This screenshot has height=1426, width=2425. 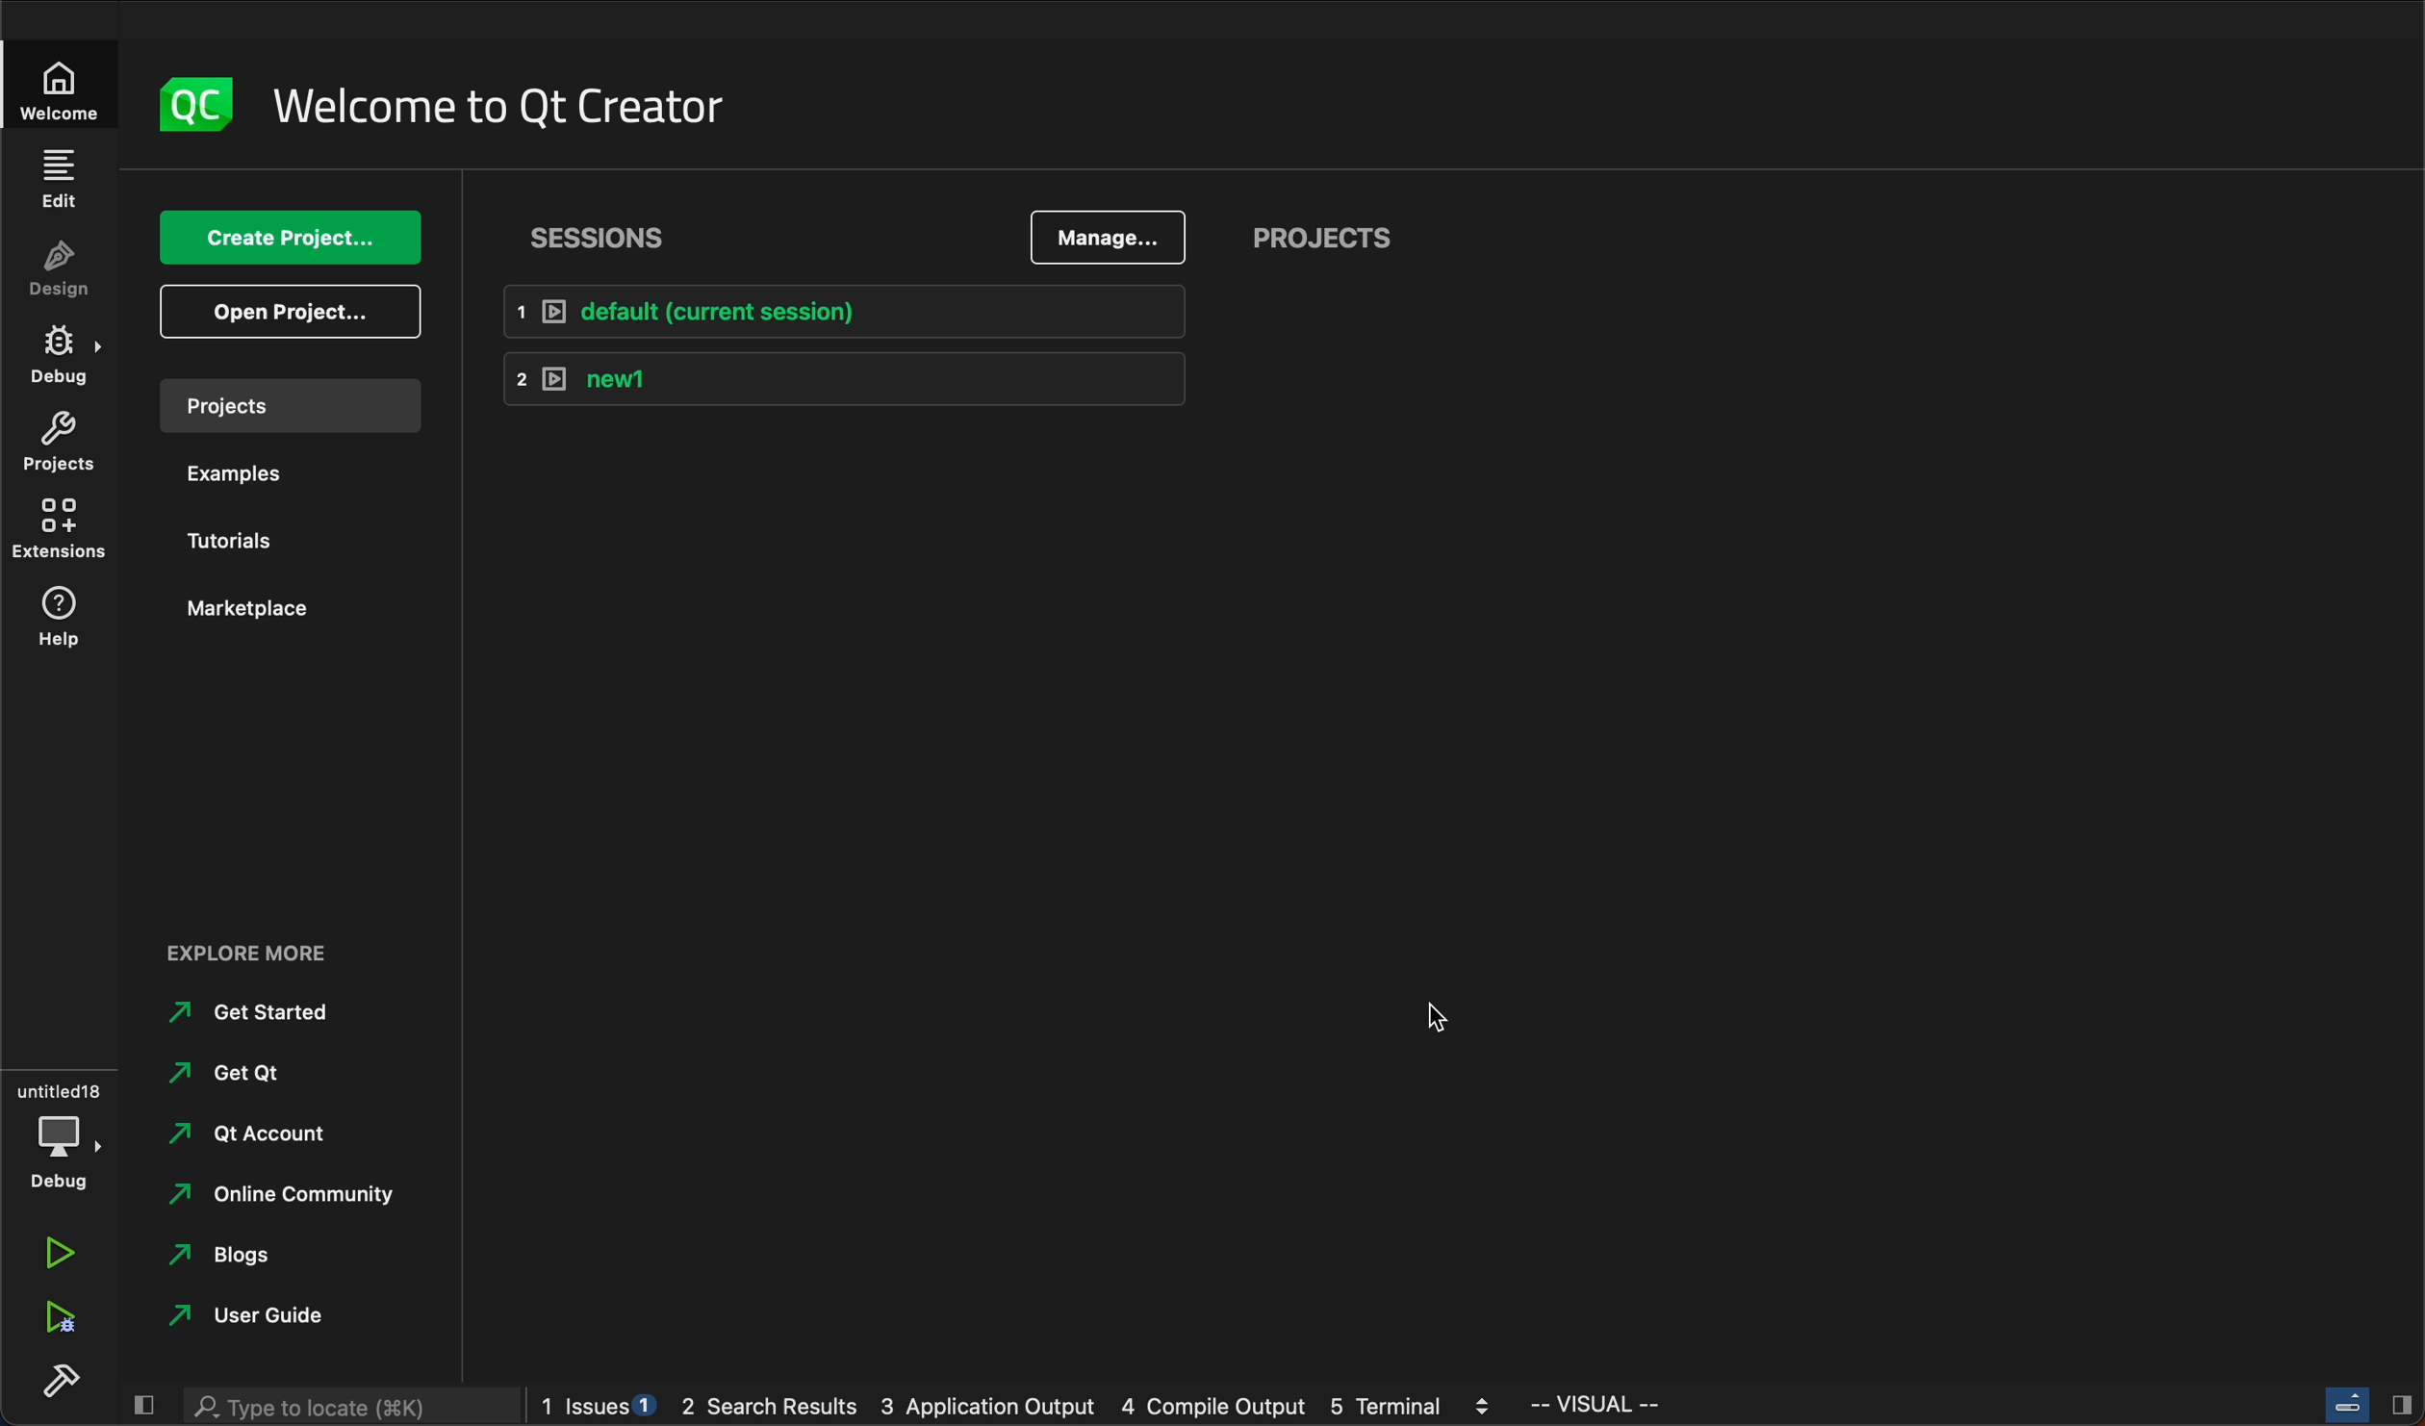 What do you see at coordinates (62, 445) in the screenshot?
I see `projects` at bounding box center [62, 445].